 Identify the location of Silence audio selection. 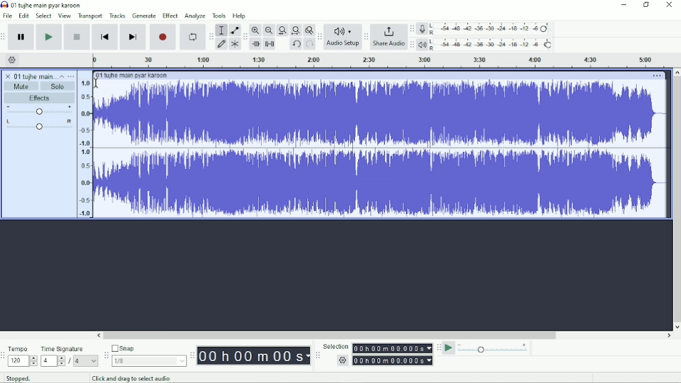
(270, 44).